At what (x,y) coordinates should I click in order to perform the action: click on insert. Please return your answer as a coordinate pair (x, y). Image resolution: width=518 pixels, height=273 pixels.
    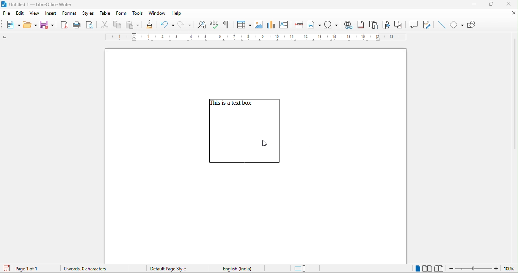
    Looking at the image, I should click on (50, 14).